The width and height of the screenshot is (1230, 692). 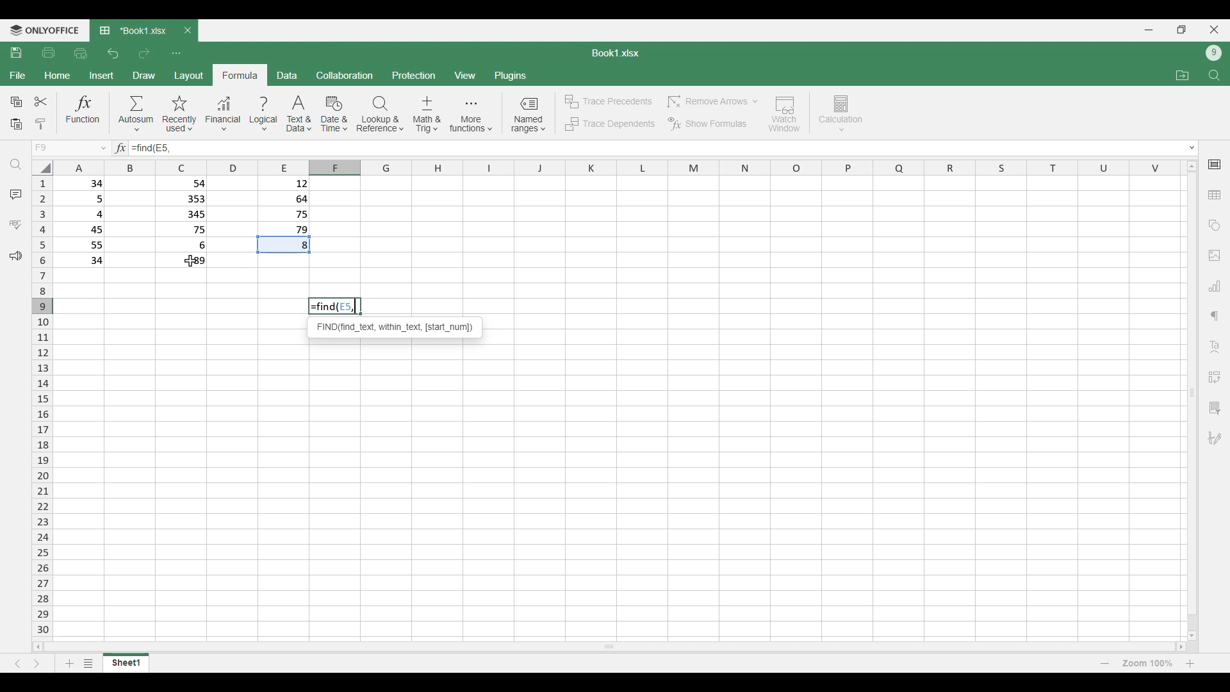 I want to click on Clone formatting, so click(x=40, y=125).